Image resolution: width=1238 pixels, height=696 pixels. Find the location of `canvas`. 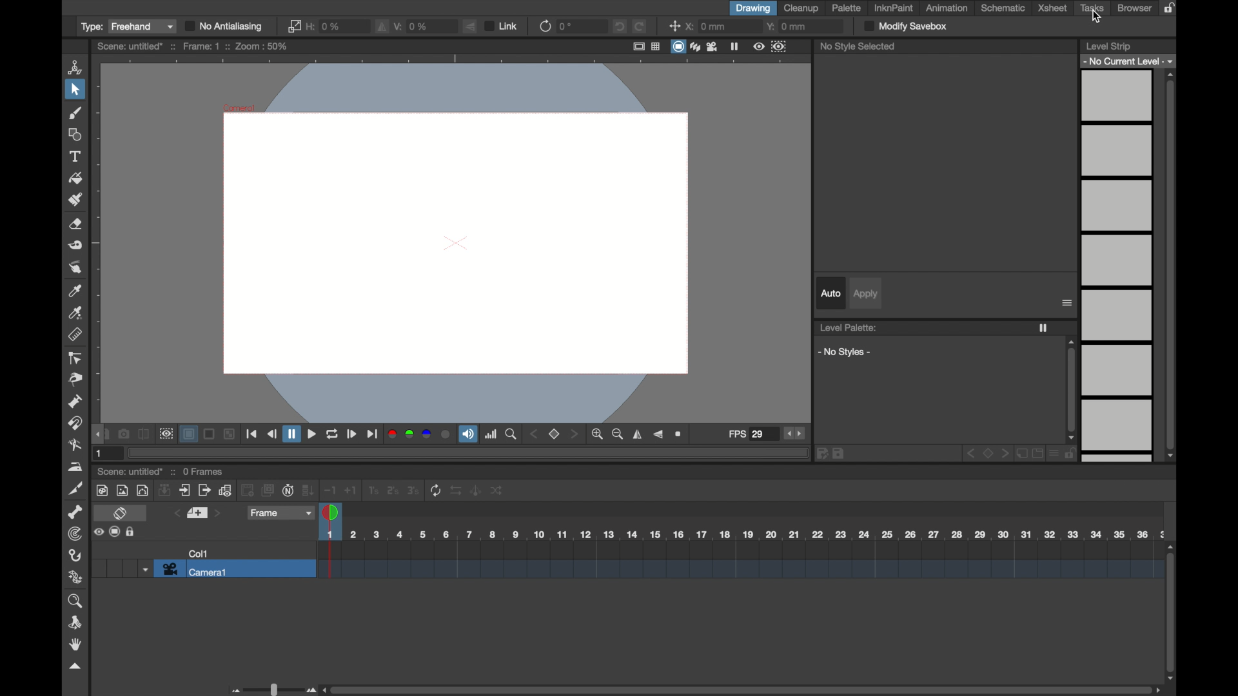

canvas is located at coordinates (455, 241).